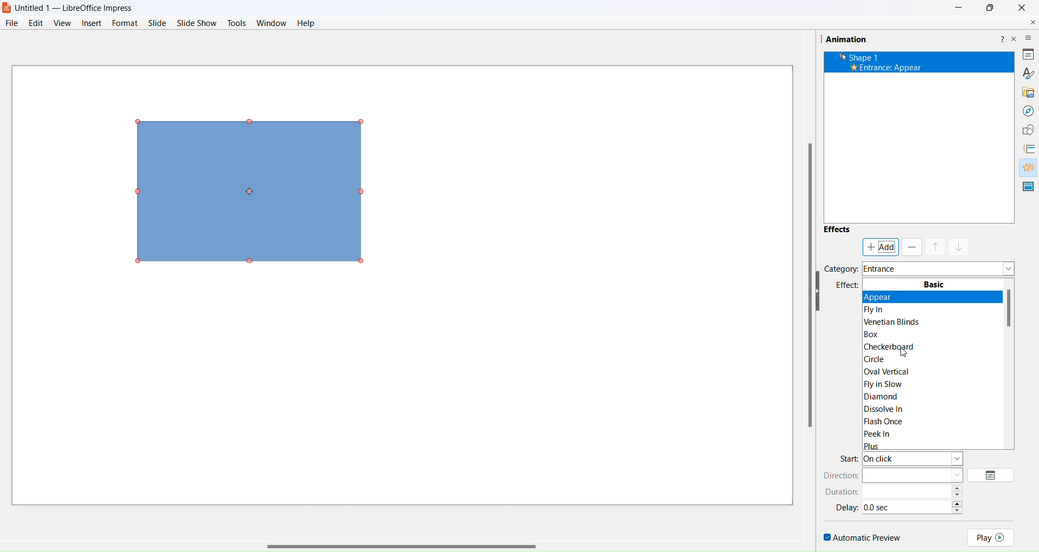 The image size is (1039, 552). I want to click on Venetian Blinds, so click(895, 321).